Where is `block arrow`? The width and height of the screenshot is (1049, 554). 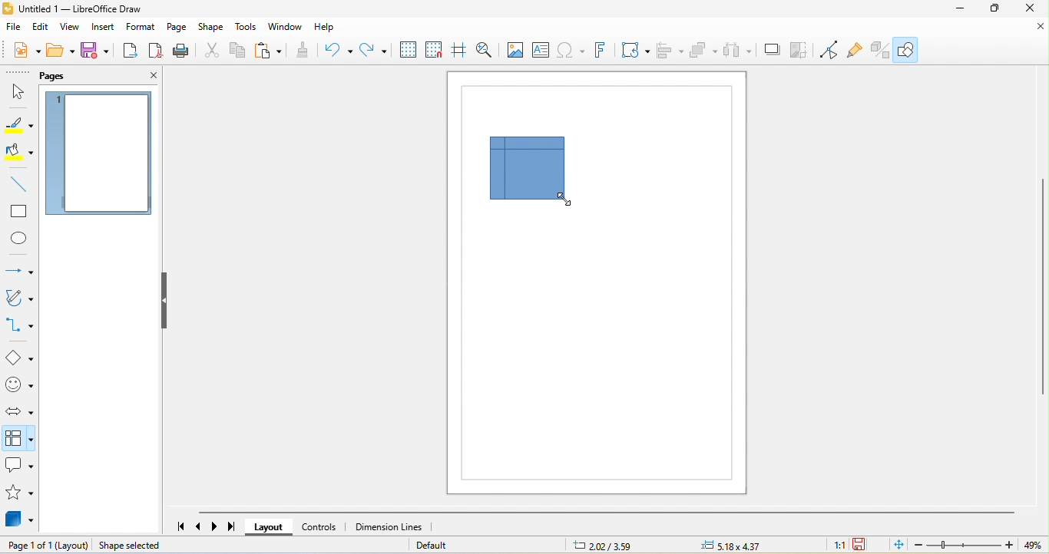
block arrow is located at coordinates (18, 411).